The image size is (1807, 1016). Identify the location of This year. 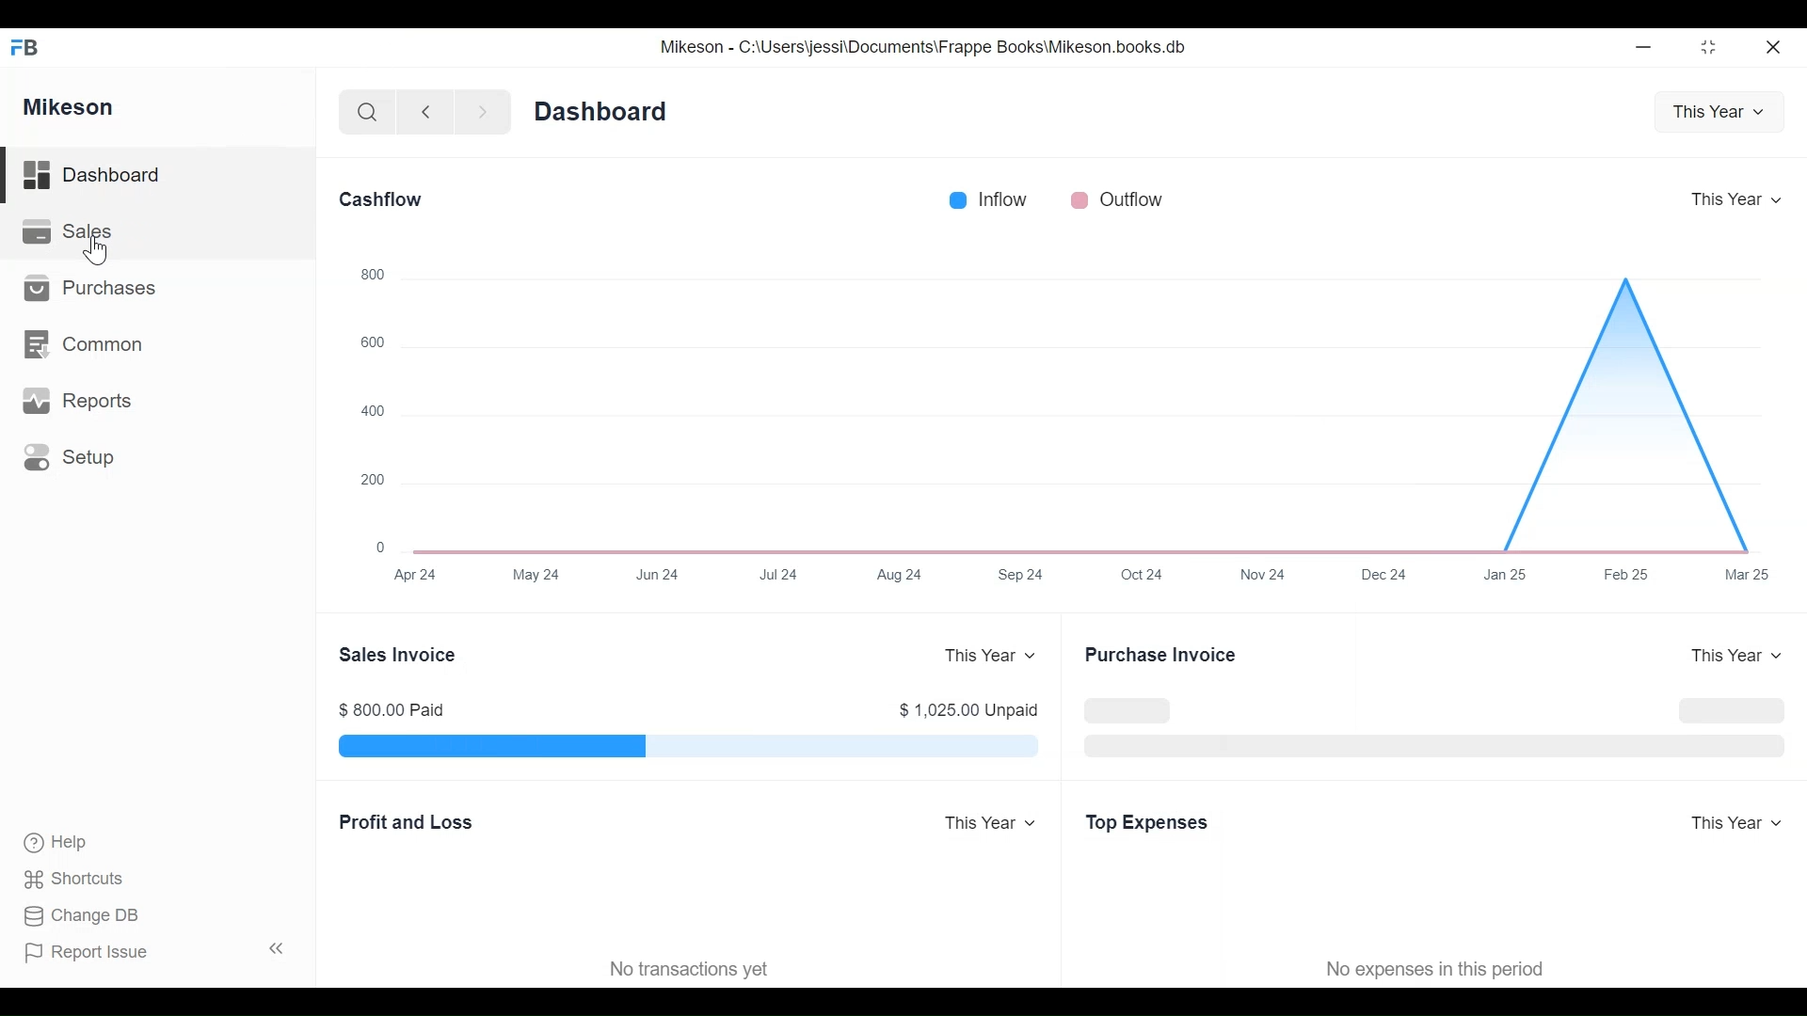
(1741, 823).